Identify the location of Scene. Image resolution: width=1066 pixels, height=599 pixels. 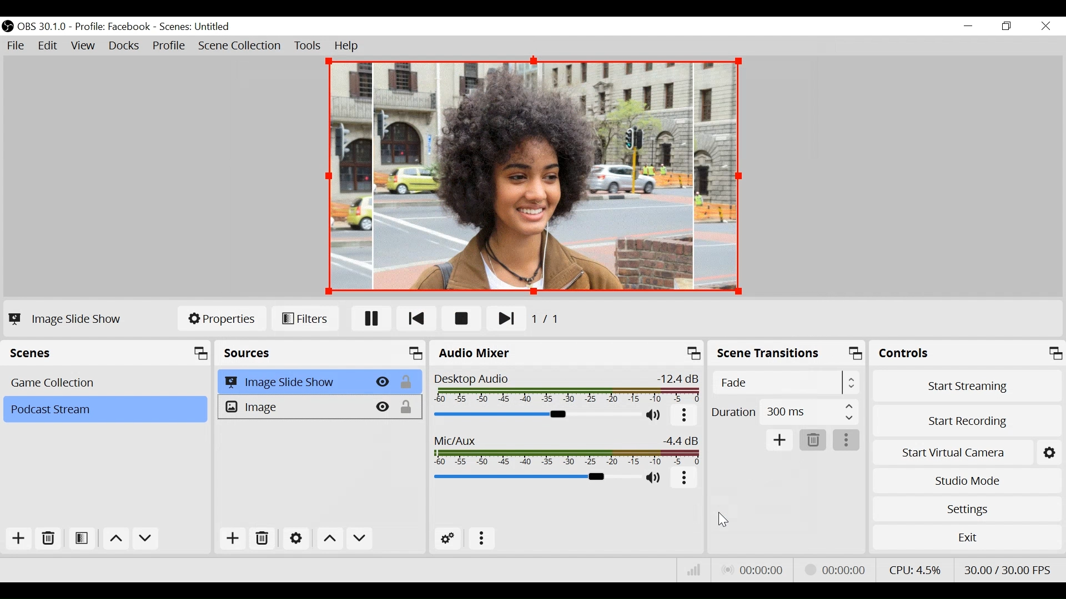
(107, 382).